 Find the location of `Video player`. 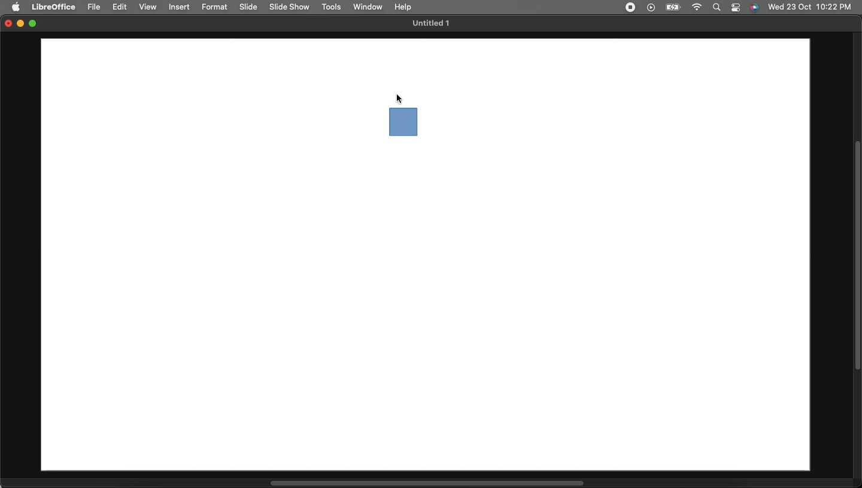

Video player is located at coordinates (649, 8).